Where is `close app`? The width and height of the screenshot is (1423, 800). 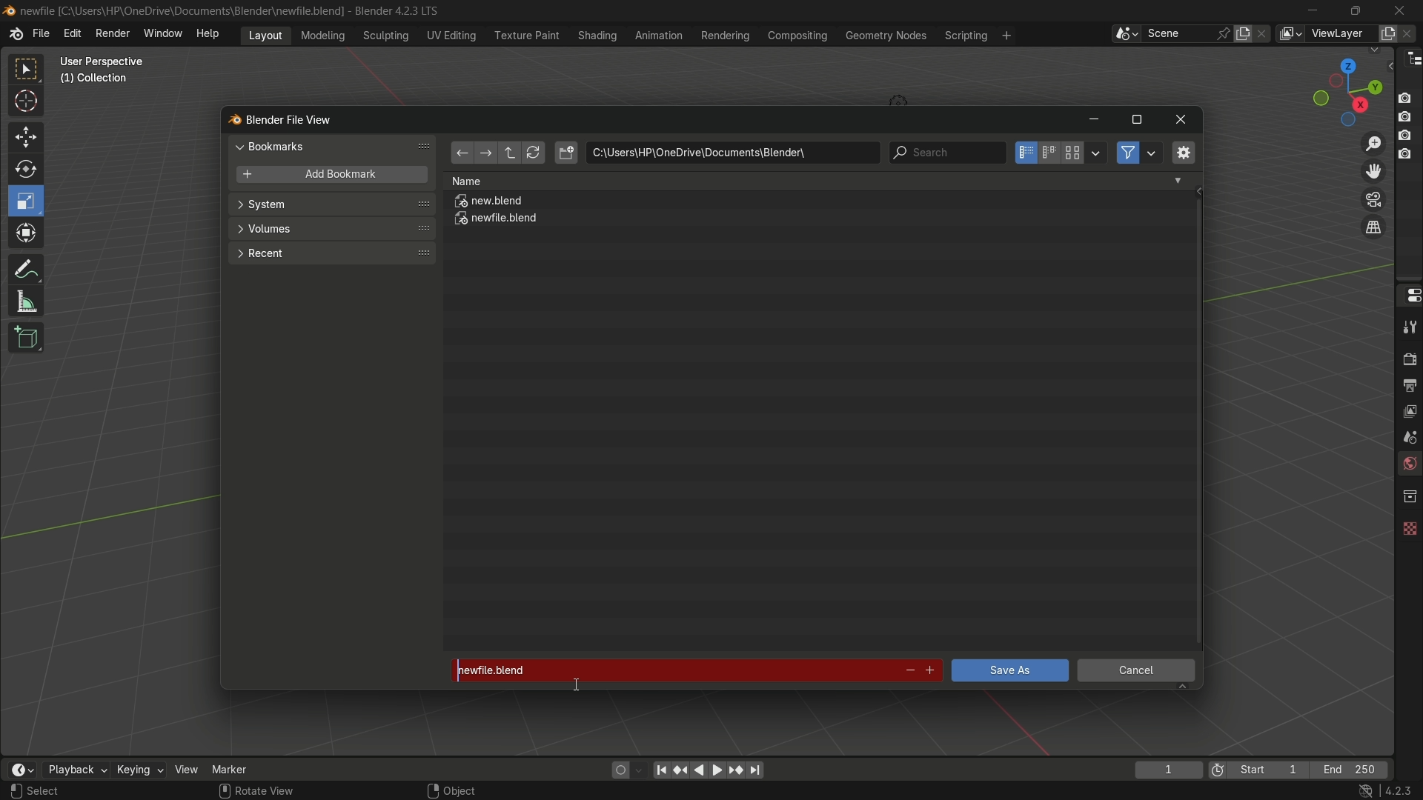 close app is located at coordinates (1400, 10).